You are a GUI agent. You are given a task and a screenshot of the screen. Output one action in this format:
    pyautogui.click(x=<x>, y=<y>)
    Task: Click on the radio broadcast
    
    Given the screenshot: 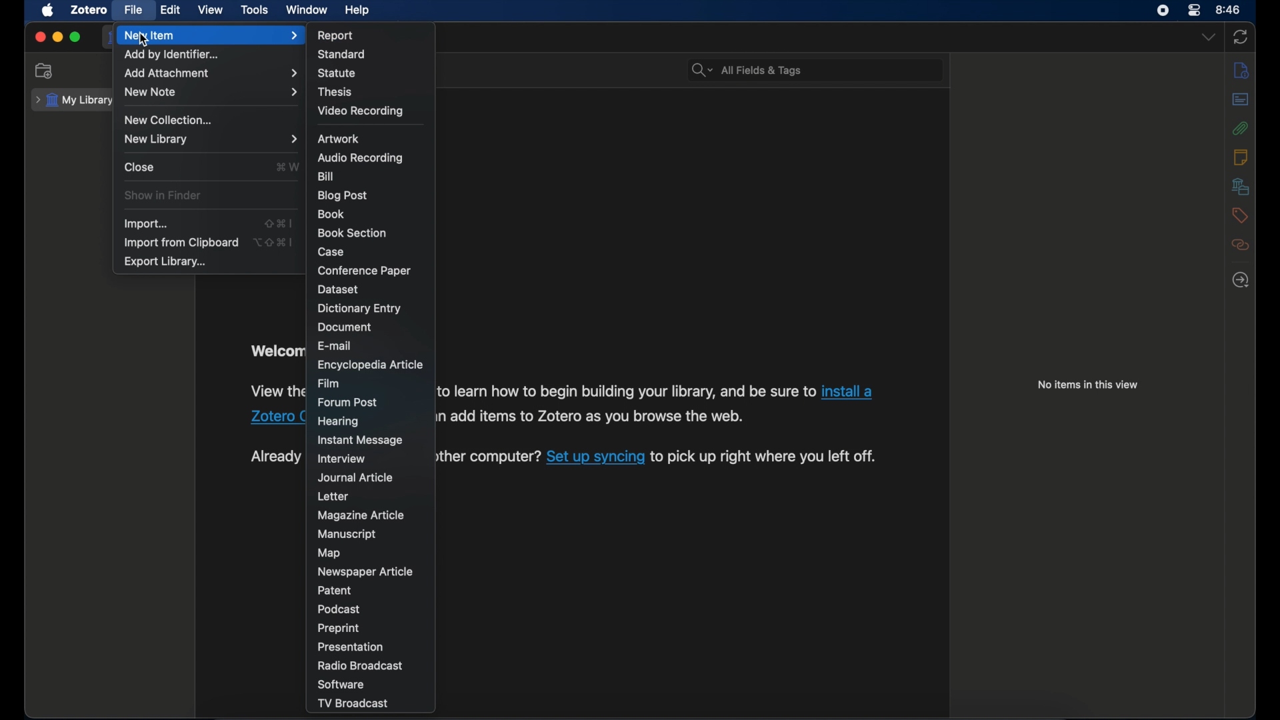 What is the action you would take?
    pyautogui.click(x=360, y=667)
    